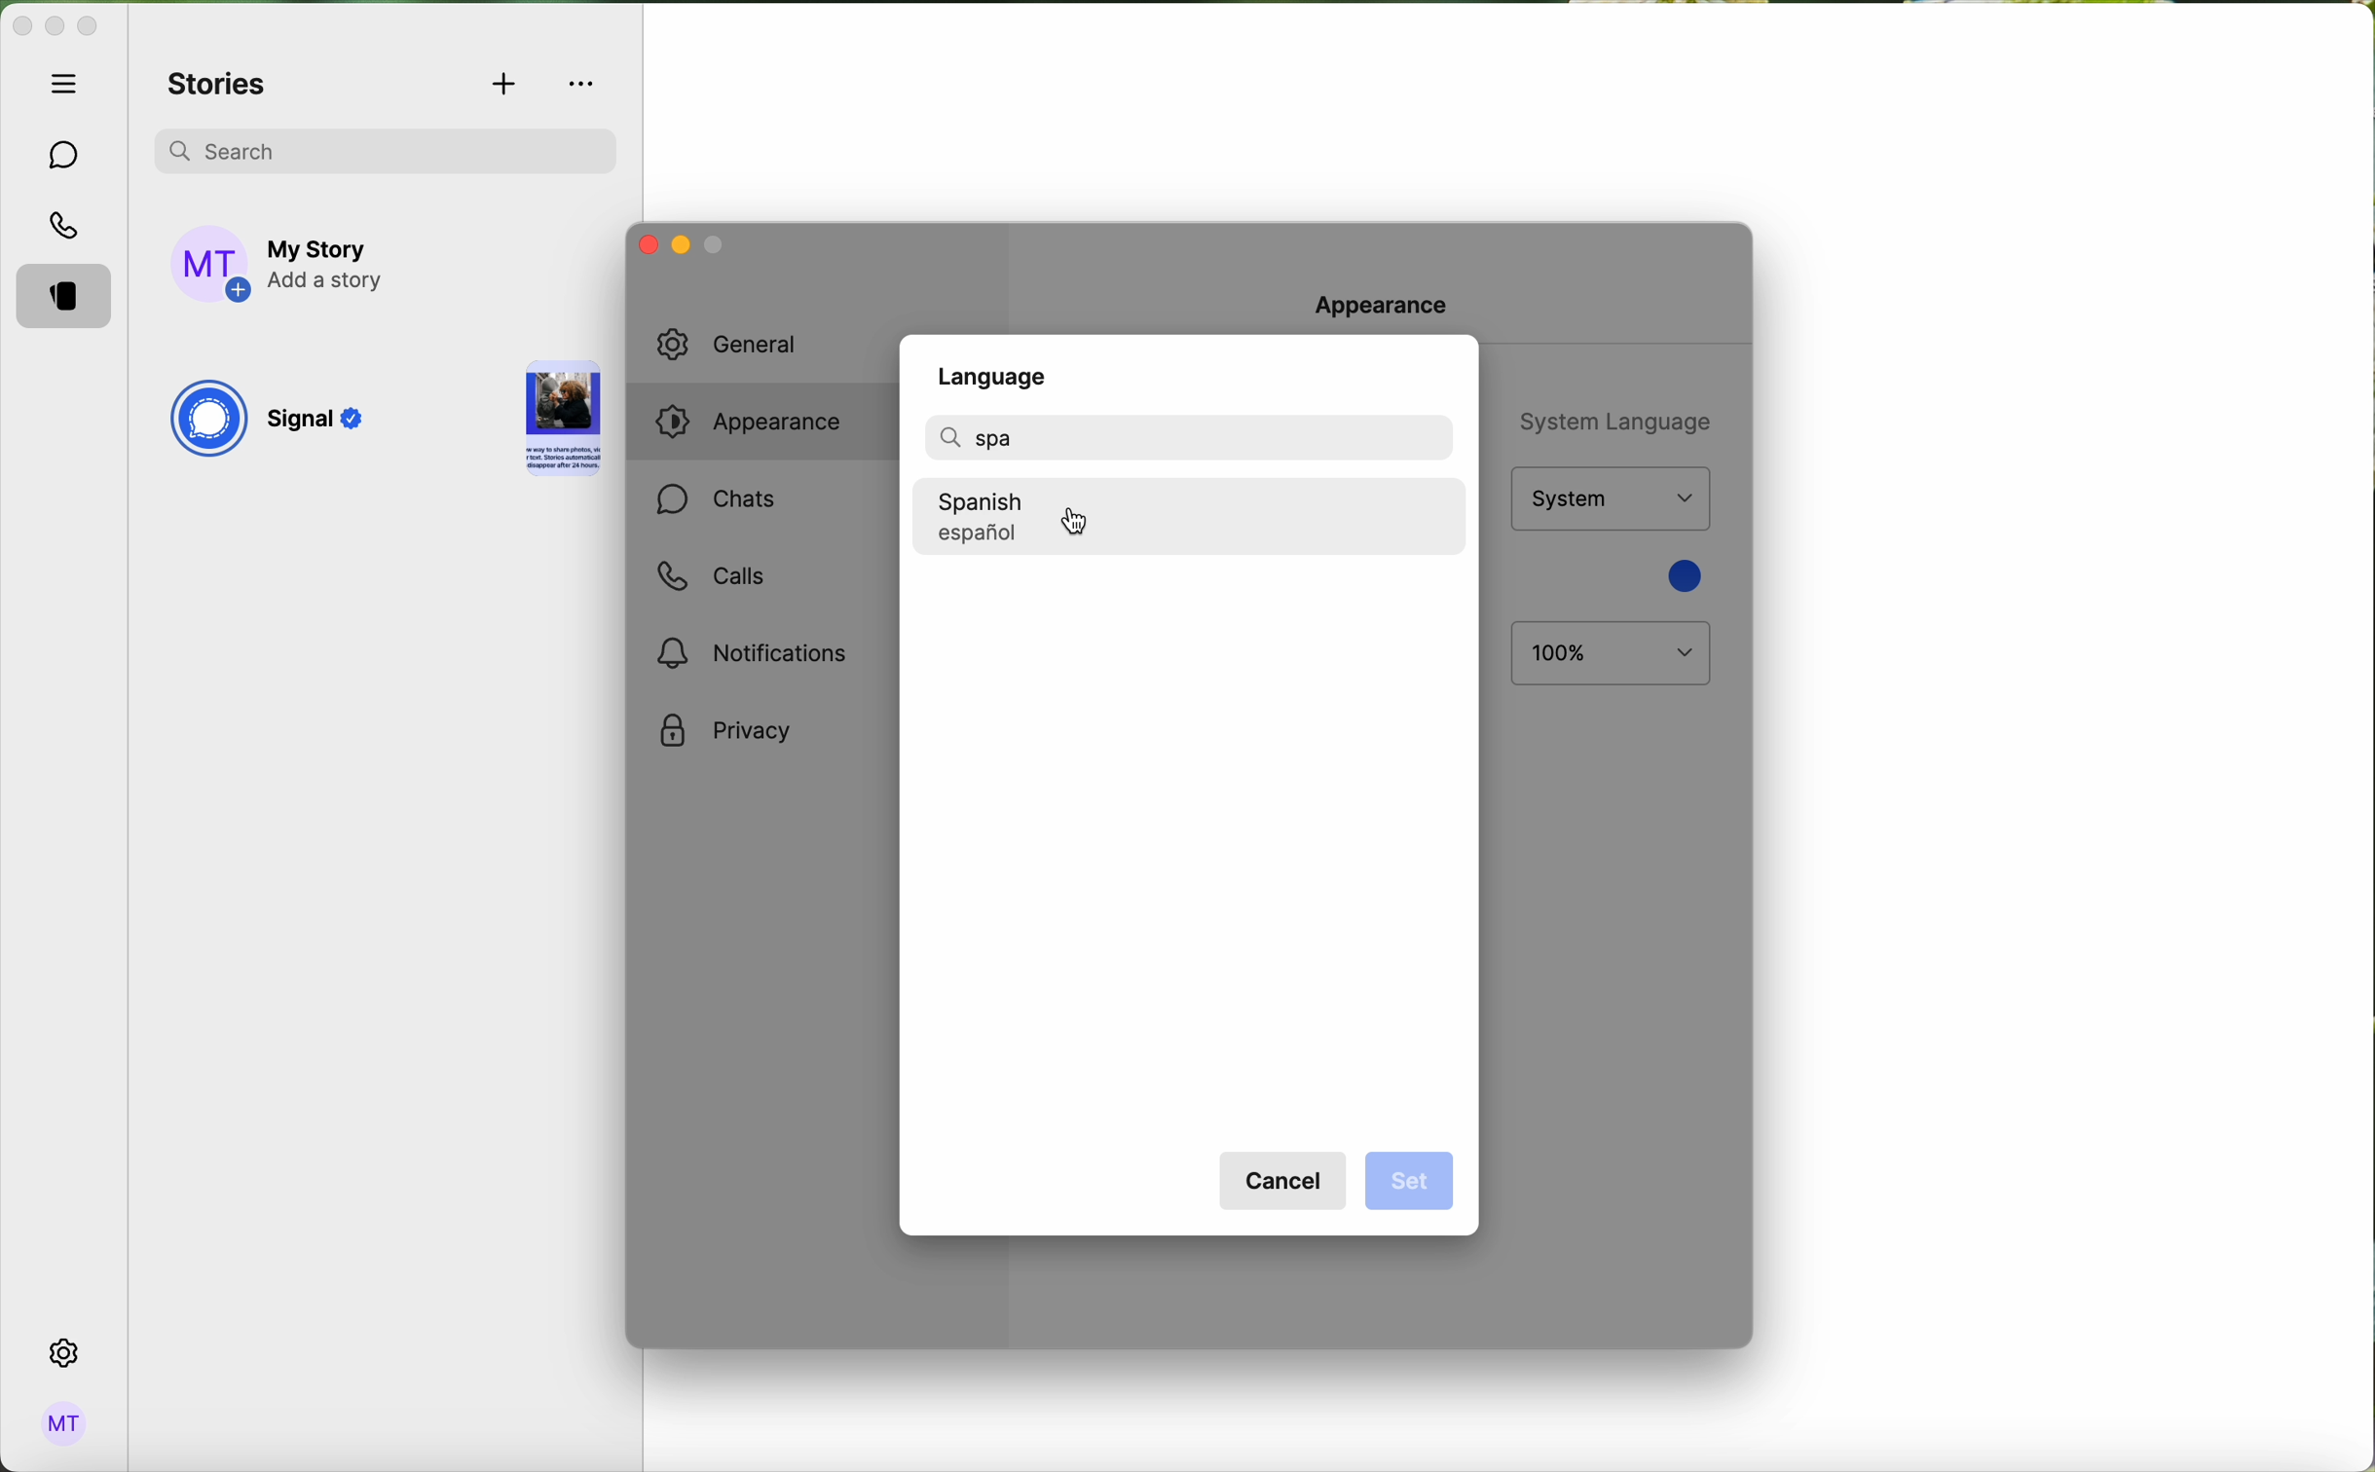  I want to click on click on appearance, so click(762, 425).